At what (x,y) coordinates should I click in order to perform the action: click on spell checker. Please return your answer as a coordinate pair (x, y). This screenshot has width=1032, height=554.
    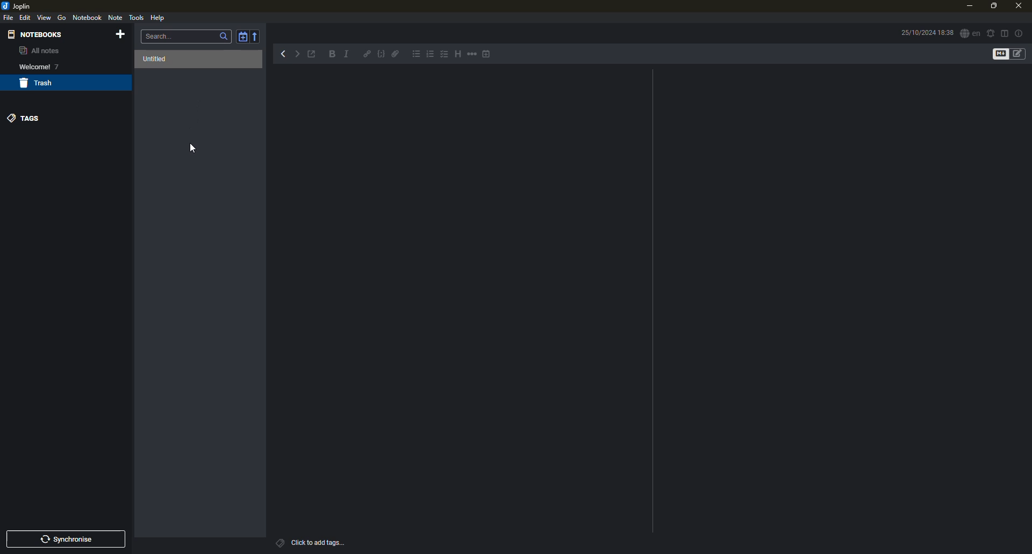
    Looking at the image, I should click on (969, 34).